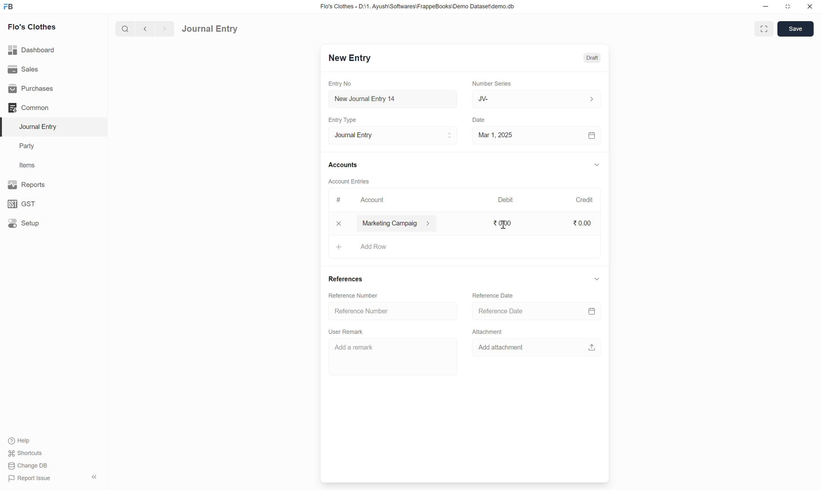 Image resolution: width=821 pixels, height=490 pixels. What do you see at coordinates (29, 108) in the screenshot?
I see `Common` at bounding box center [29, 108].